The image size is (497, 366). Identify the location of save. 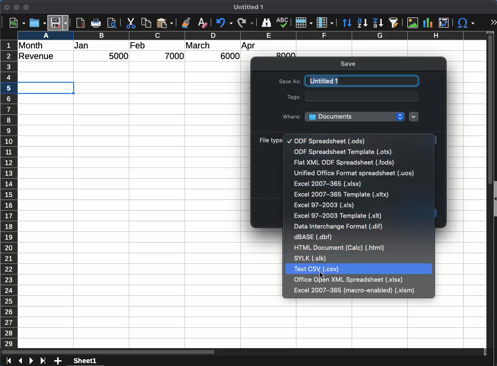
(349, 64).